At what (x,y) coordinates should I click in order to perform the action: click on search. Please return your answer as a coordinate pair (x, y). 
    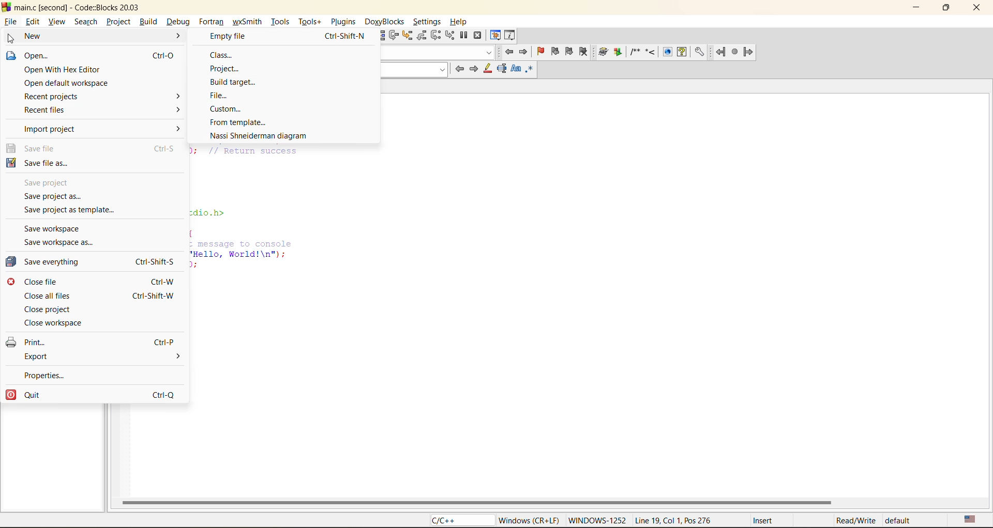
    Looking at the image, I should click on (415, 70).